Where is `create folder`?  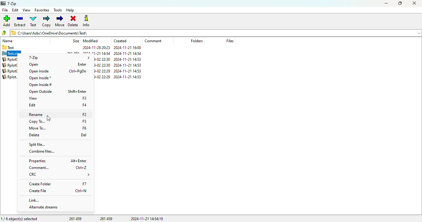 create folder is located at coordinates (40, 184).